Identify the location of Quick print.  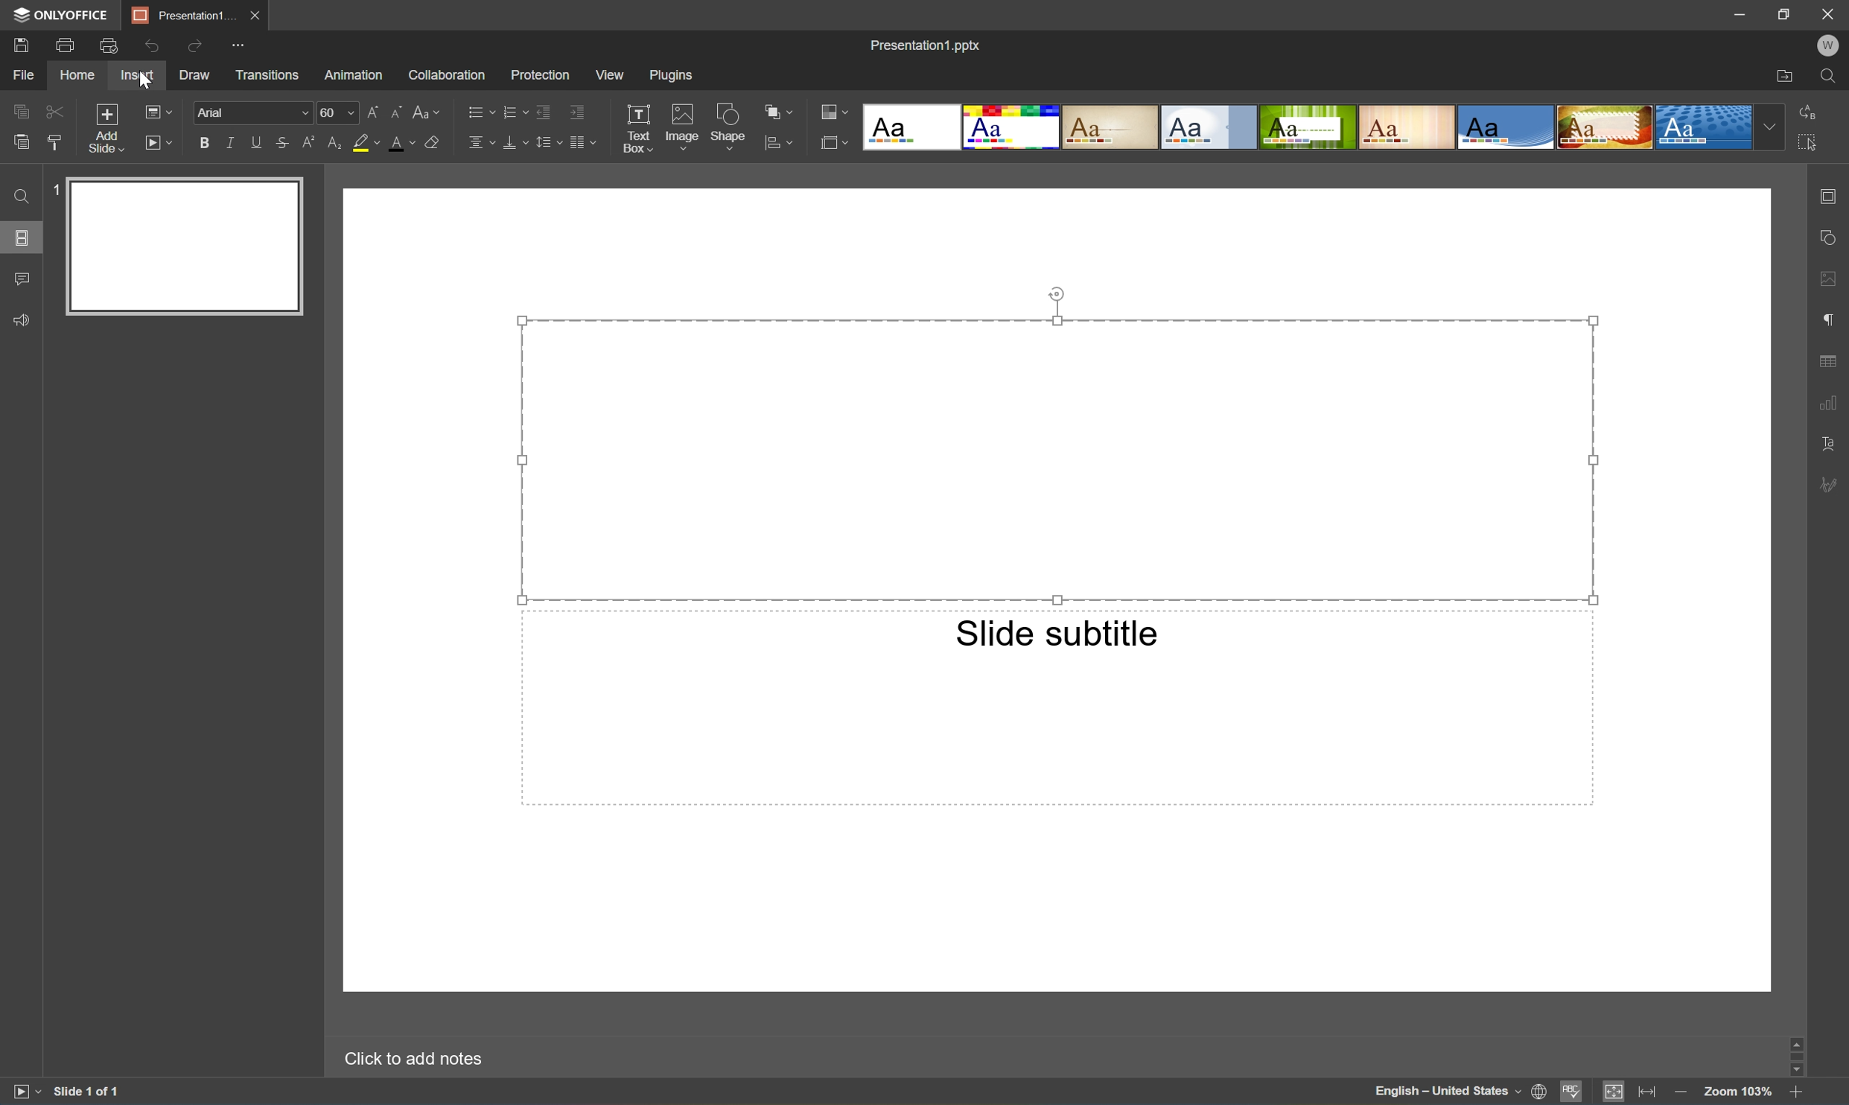
(106, 47).